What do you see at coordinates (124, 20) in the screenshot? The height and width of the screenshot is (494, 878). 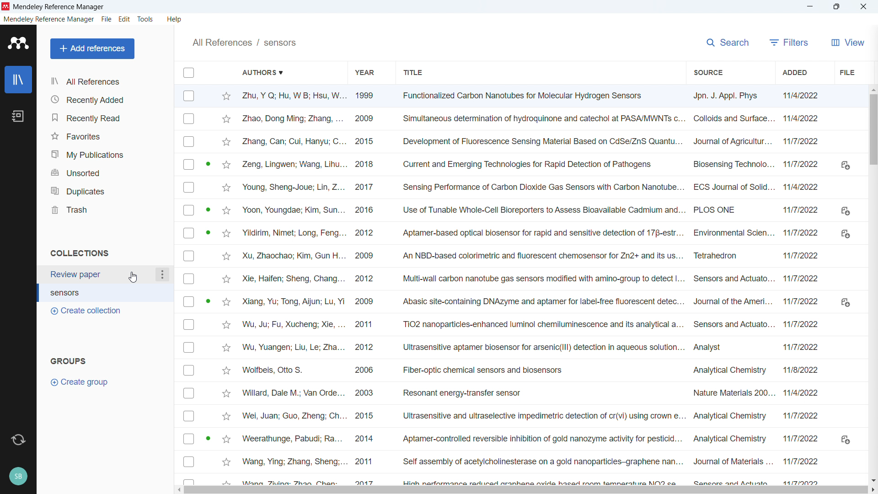 I see `Edit ` at bounding box center [124, 20].